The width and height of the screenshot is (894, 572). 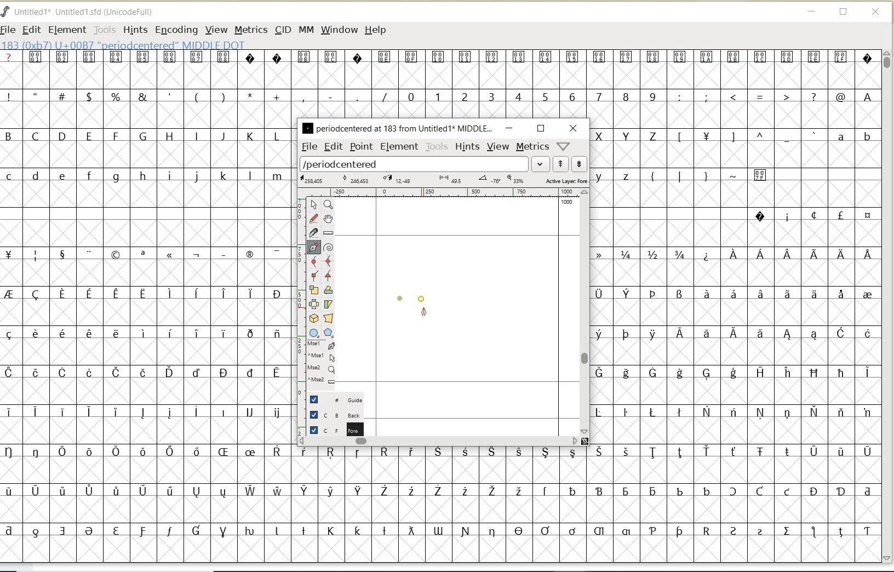 What do you see at coordinates (889, 306) in the screenshot?
I see `SCROLLBAR` at bounding box center [889, 306].